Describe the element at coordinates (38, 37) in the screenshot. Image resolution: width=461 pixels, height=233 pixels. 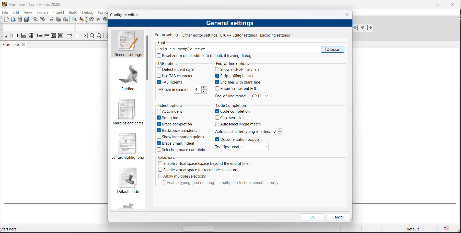
I see `entry condition loop` at that location.